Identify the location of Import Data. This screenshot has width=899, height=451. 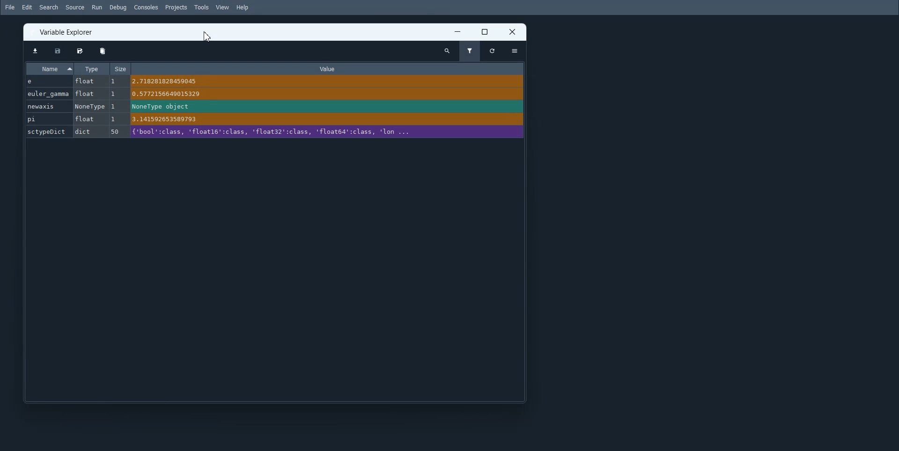
(34, 51).